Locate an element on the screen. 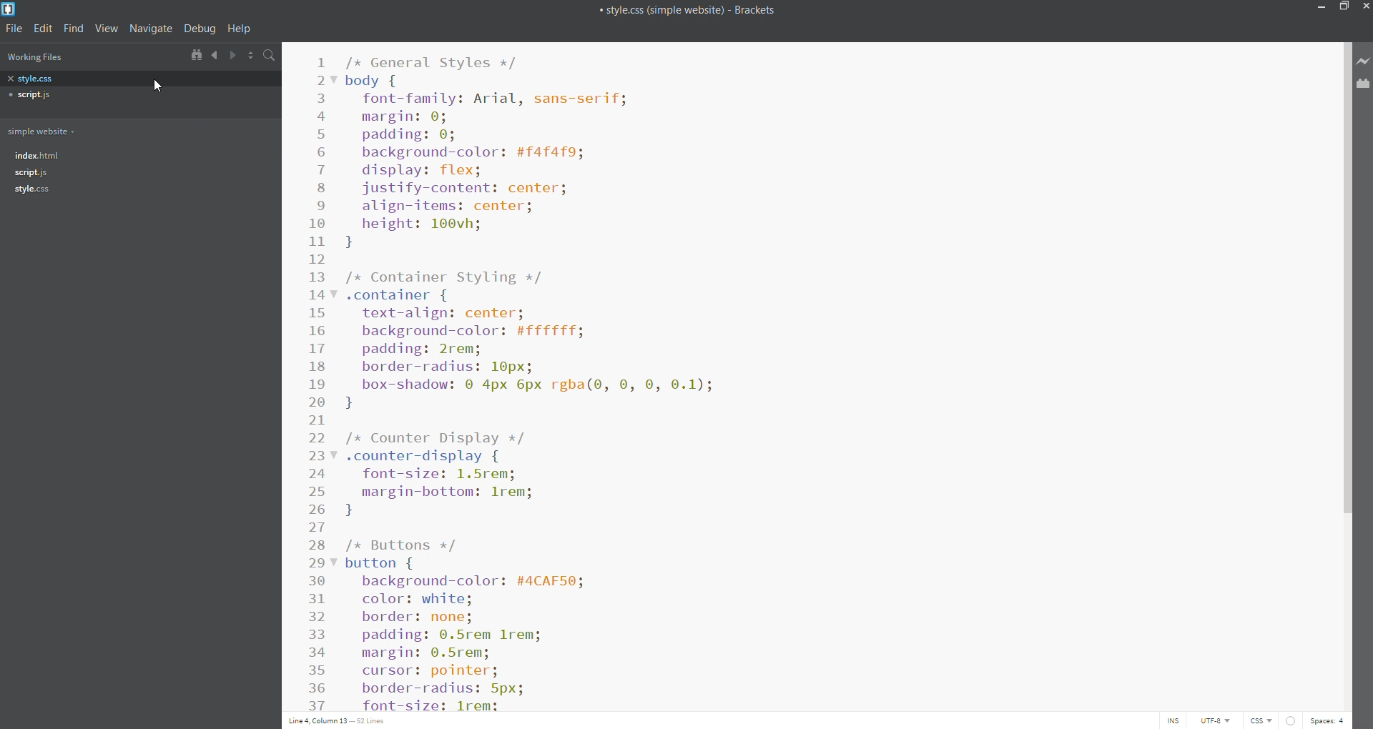 This screenshot has height=729, width=1373. search is located at coordinates (272, 56).